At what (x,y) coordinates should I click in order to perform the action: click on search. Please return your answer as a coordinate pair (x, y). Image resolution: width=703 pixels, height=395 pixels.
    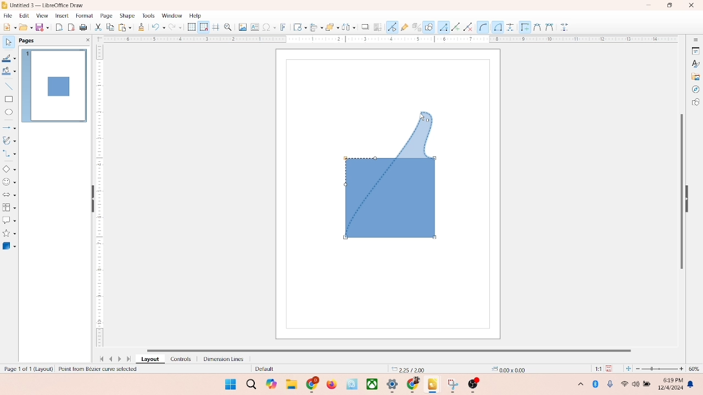
    Looking at the image, I should click on (252, 385).